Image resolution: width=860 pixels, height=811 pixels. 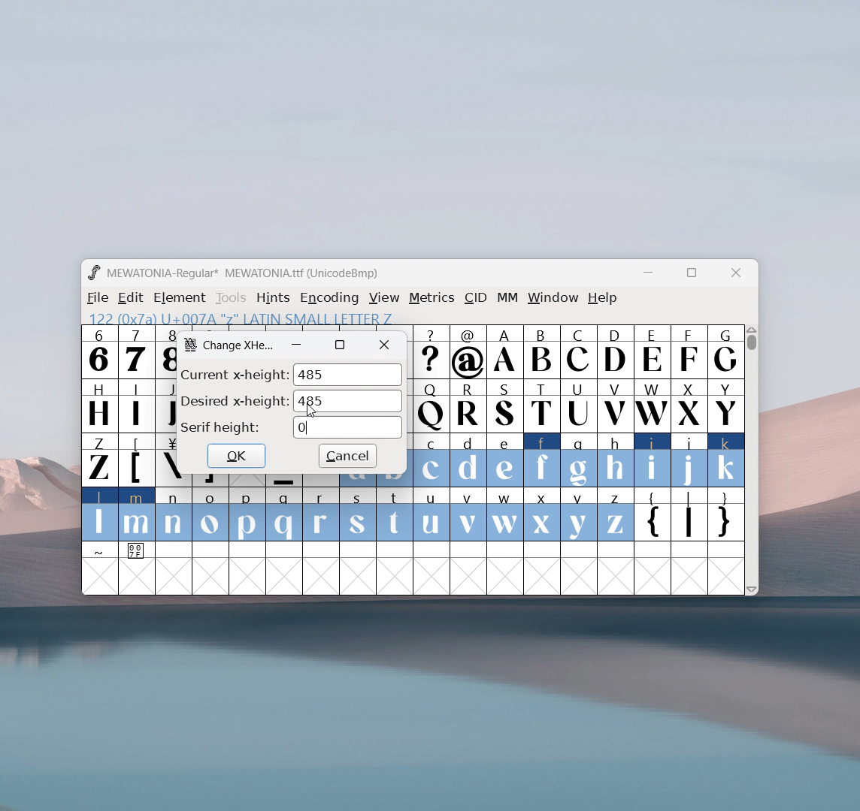 I want to click on [, so click(x=137, y=460).